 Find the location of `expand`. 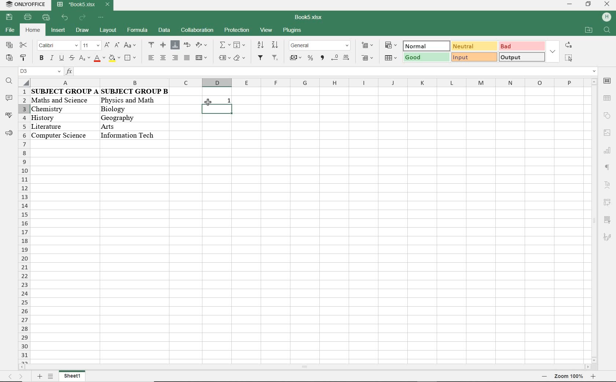

expand is located at coordinates (553, 52).